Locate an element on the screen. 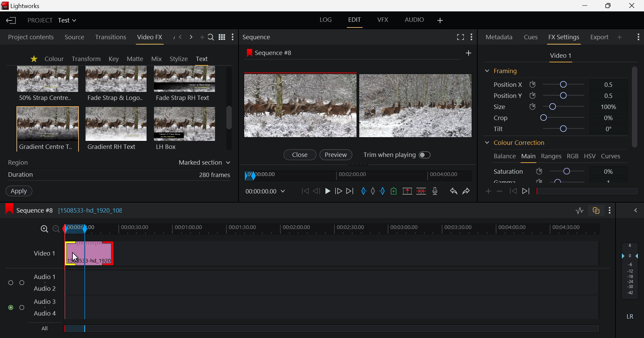  Go Forward is located at coordinates (338, 190).